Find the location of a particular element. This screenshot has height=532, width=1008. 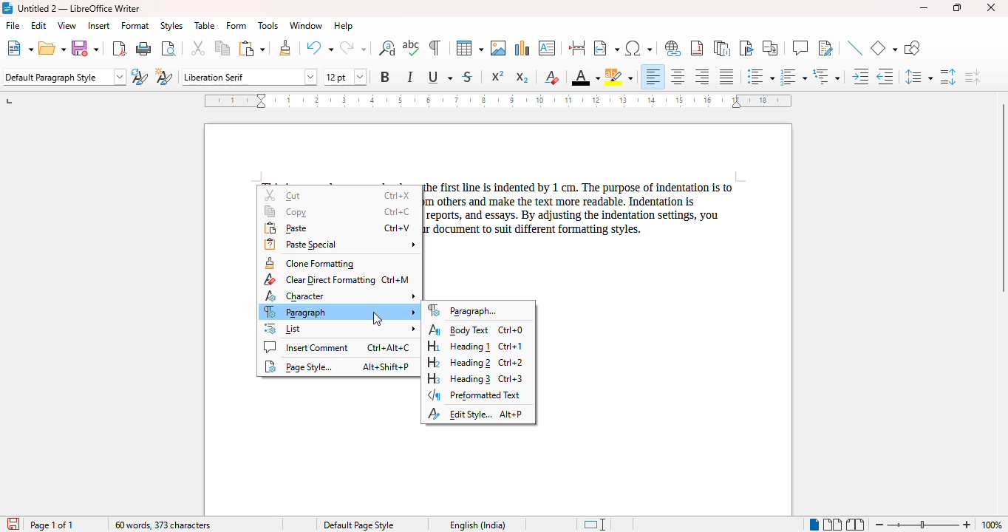

insert field is located at coordinates (605, 48).